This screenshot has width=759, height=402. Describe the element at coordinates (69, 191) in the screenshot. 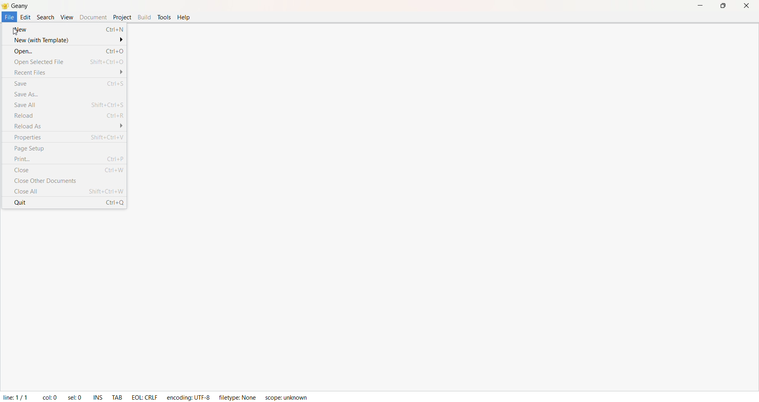

I see `Close All` at that location.